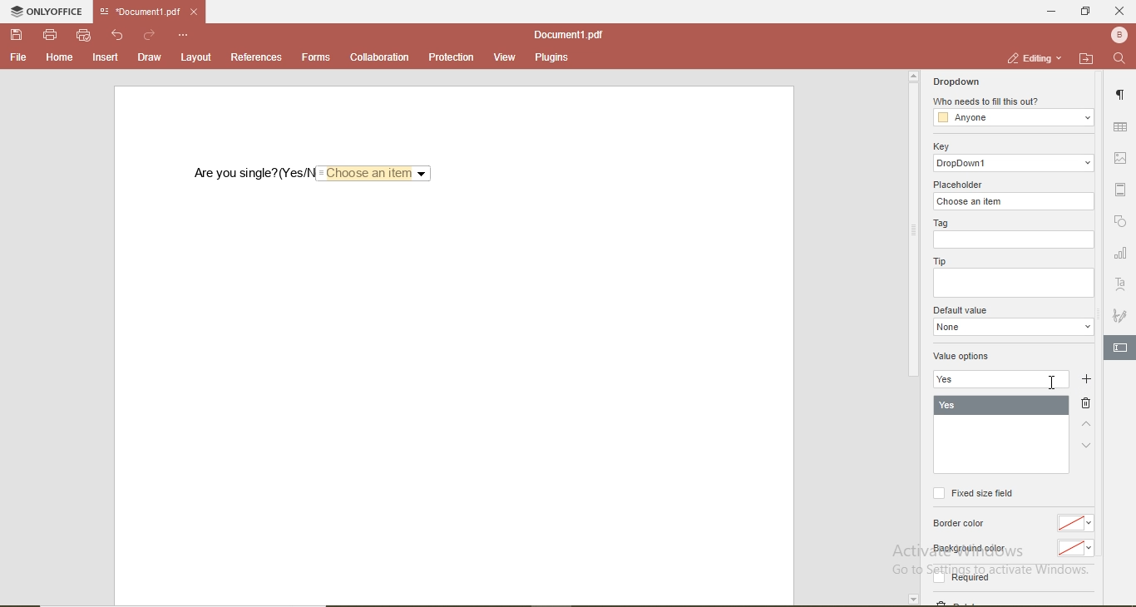 This screenshot has width=1136, height=607. Describe the element at coordinates (1123, 284) in the screenshot. I see `font style` at that location.